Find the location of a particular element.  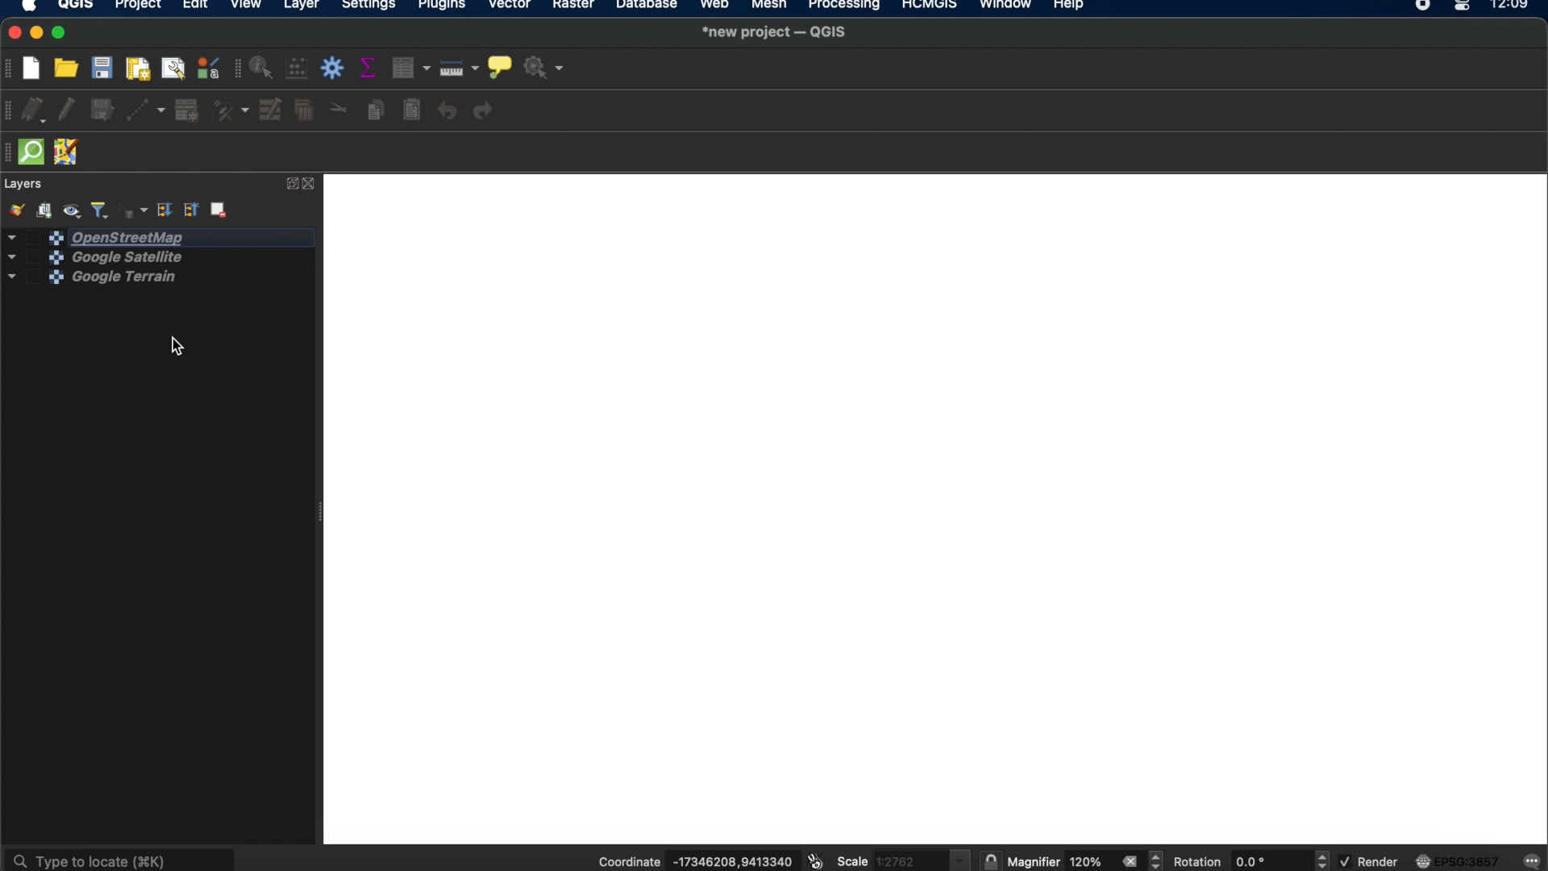

coordinate -17346208,9413340 is located at coordinates (689, 862).